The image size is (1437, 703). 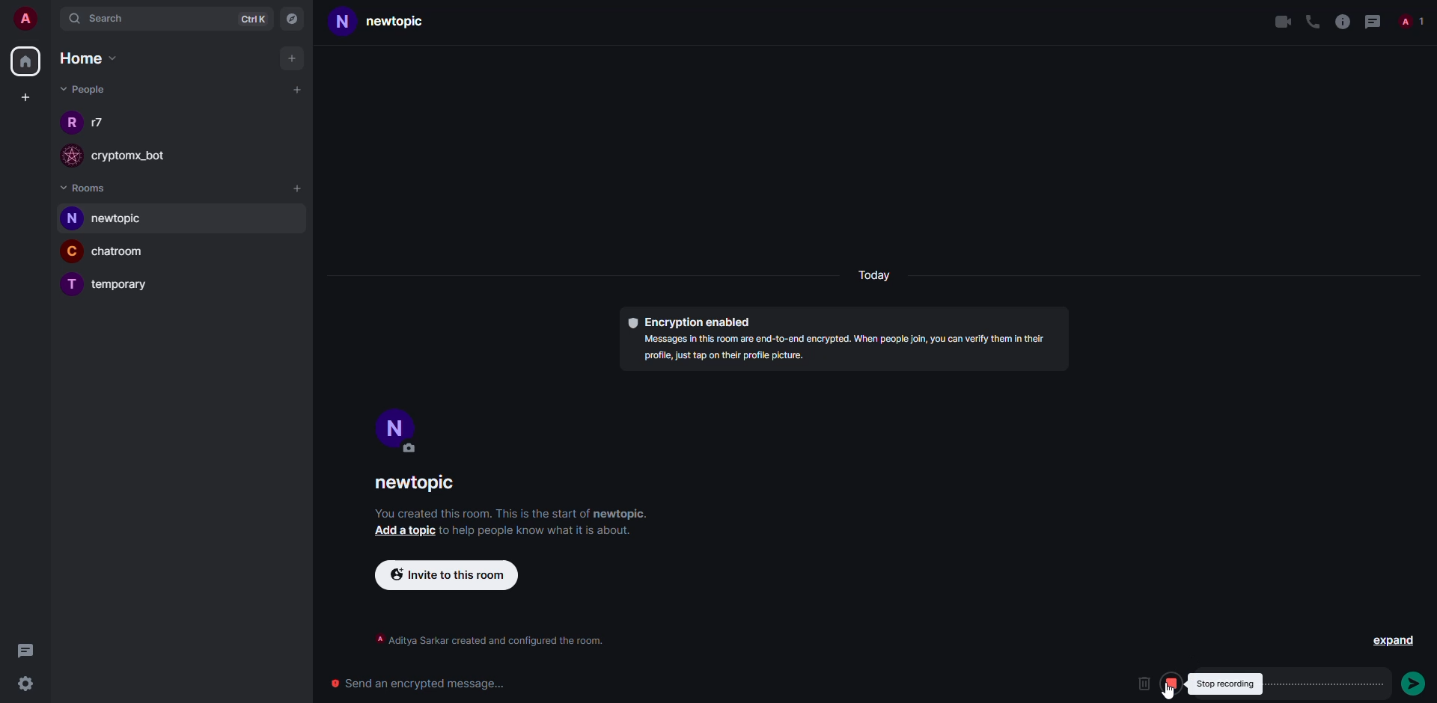 What do you see at coordinates (1310, 21) in the screenshot?
I see `voice call` at bounding box center [1310, 21].